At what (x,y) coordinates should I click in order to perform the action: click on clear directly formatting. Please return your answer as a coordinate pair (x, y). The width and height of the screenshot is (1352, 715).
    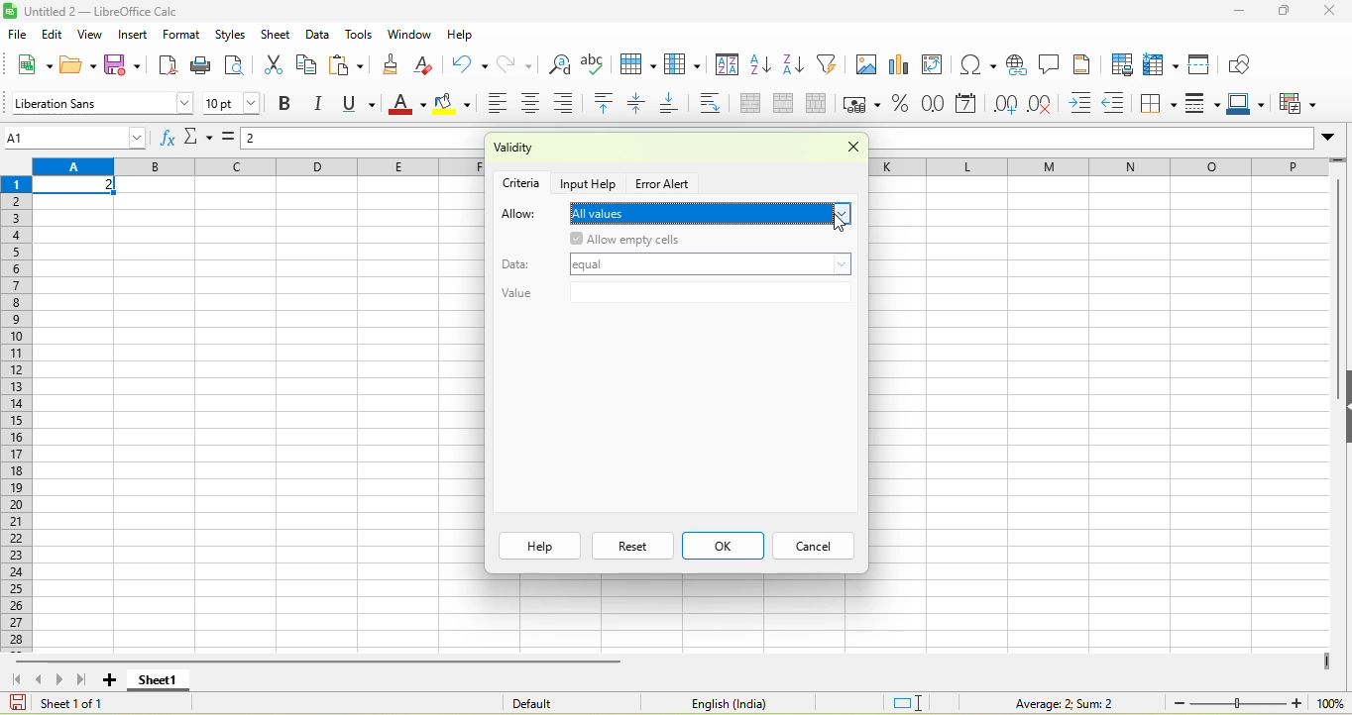
    Looking at the image, I should click on (428, 65).